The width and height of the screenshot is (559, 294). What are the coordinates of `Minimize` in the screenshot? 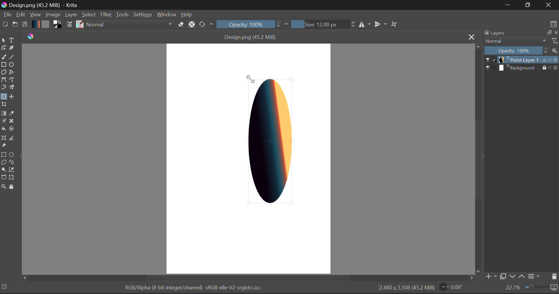 It's located at (529, 5).